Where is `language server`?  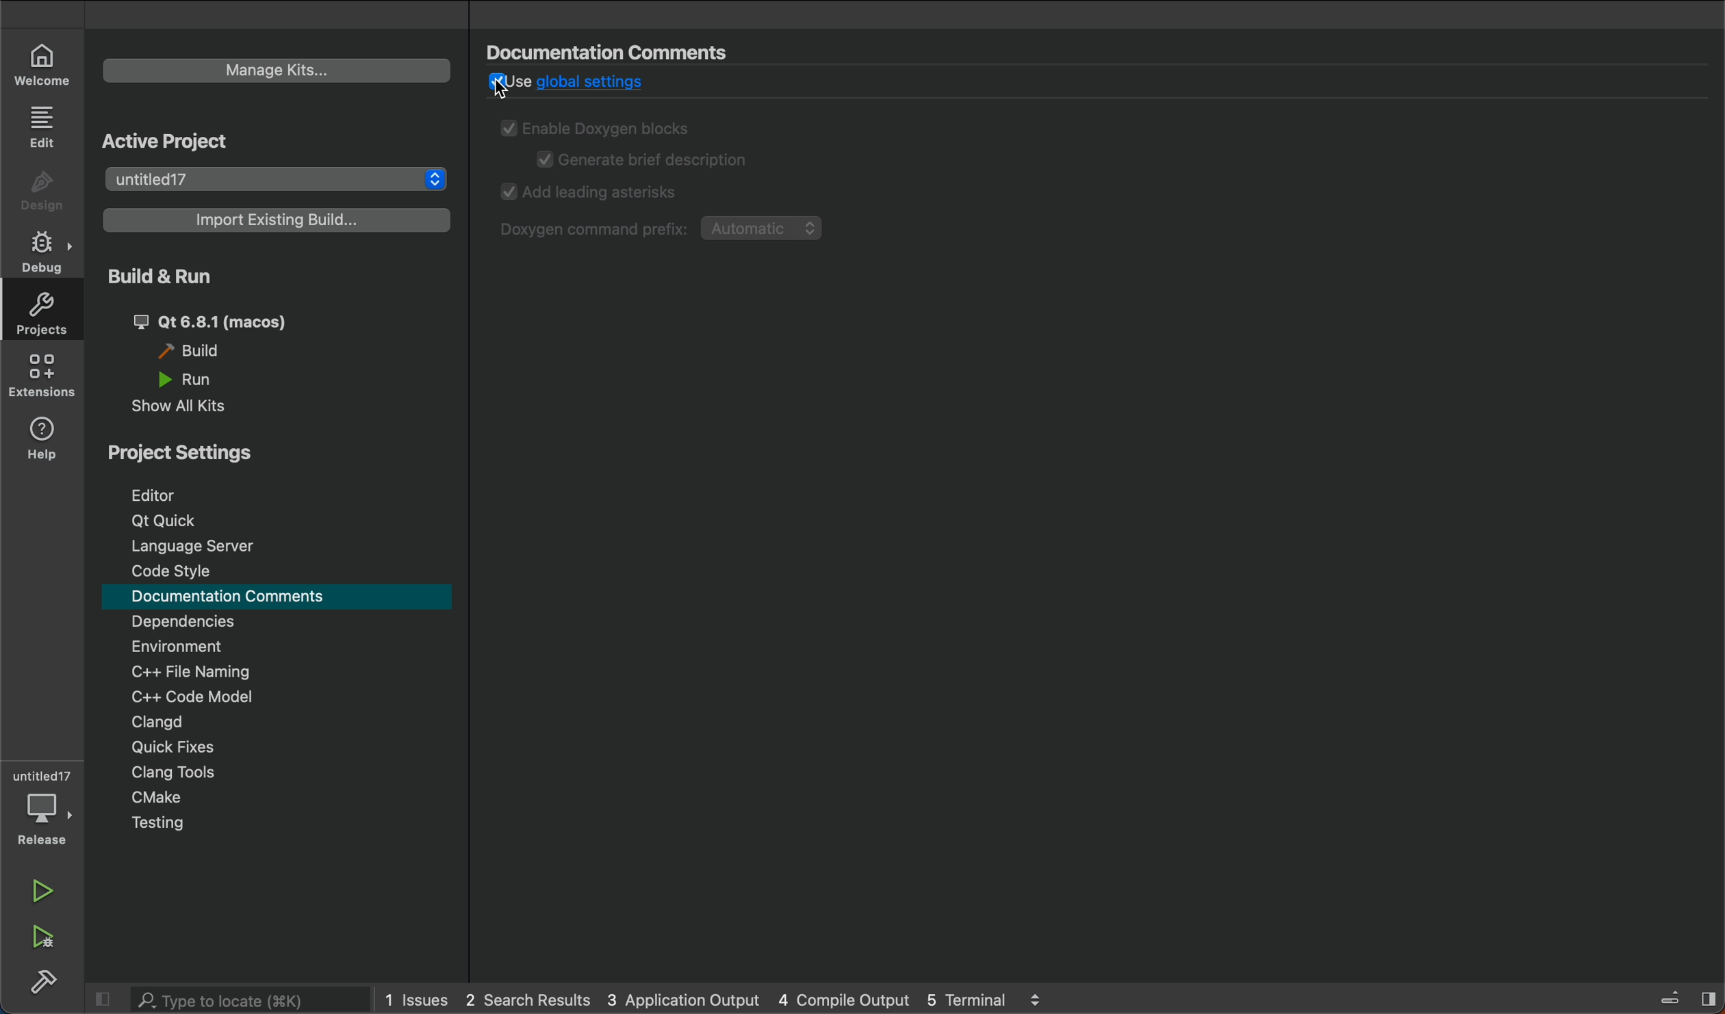
language server is located at coordinates (190, 547).